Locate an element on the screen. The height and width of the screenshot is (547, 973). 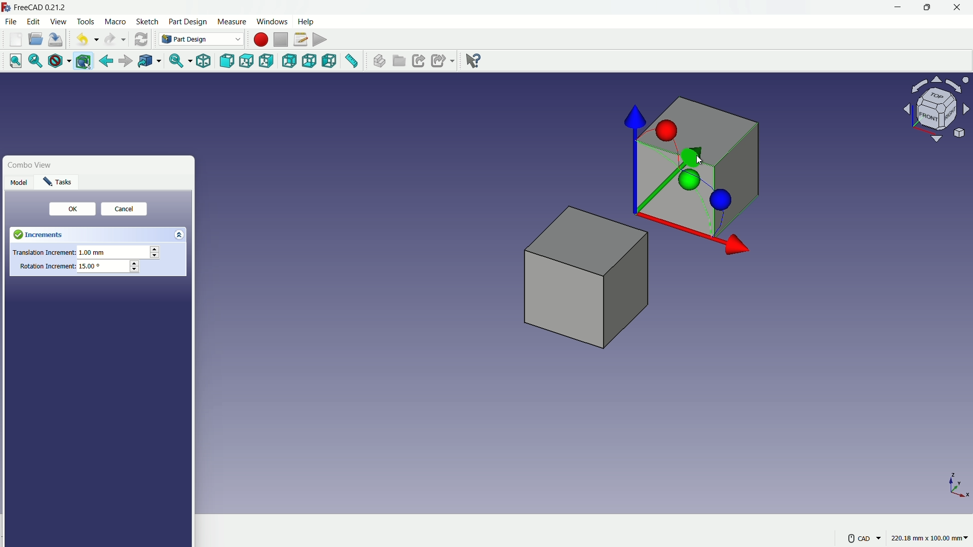
ok is located at coordinates (69, 210).